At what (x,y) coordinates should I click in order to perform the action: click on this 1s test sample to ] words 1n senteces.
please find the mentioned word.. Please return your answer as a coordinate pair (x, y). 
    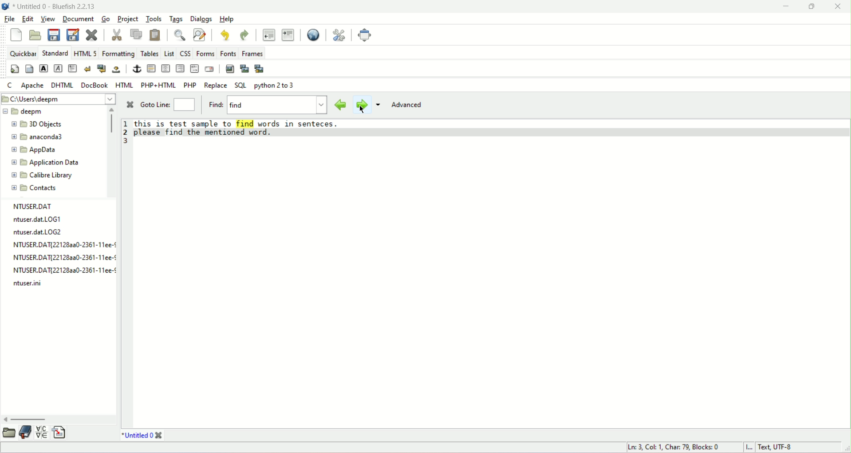
    Looking at the image, I should click on (241, 128).